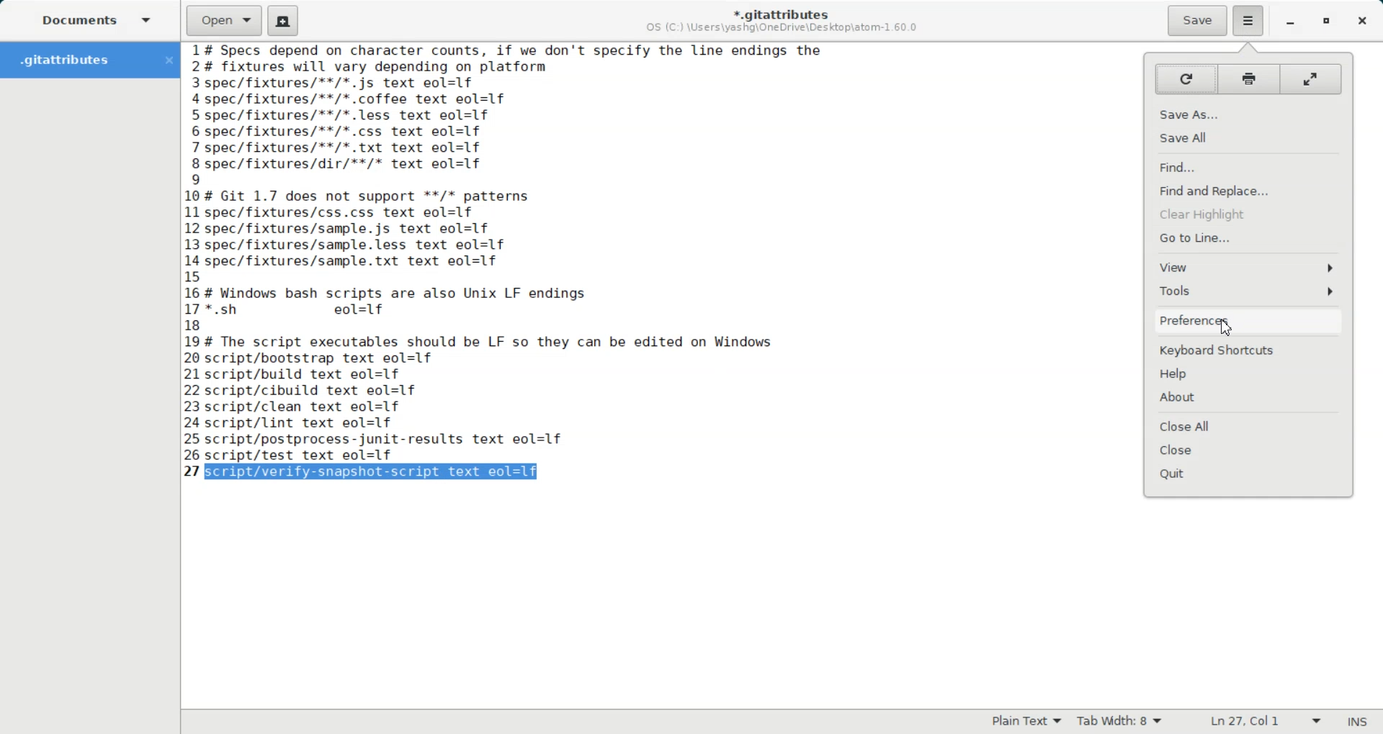 This screenshot has height=734, width=1383. I want to click on Keyboard Shortcuts, so click(1250, 351).